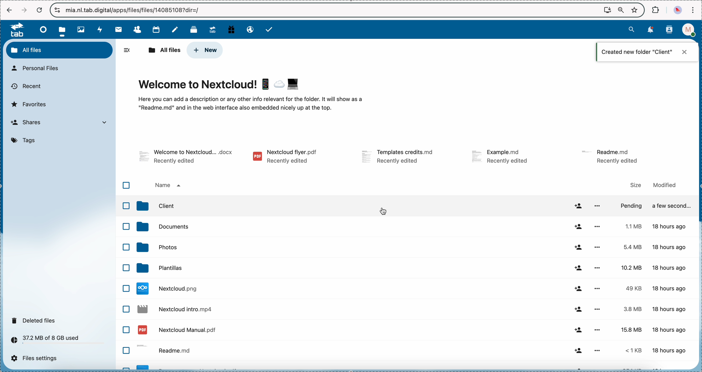  What do you see at coordinates (621, 10) in the screenshot?
I see `zoom out` at bounding box center [621, 10].